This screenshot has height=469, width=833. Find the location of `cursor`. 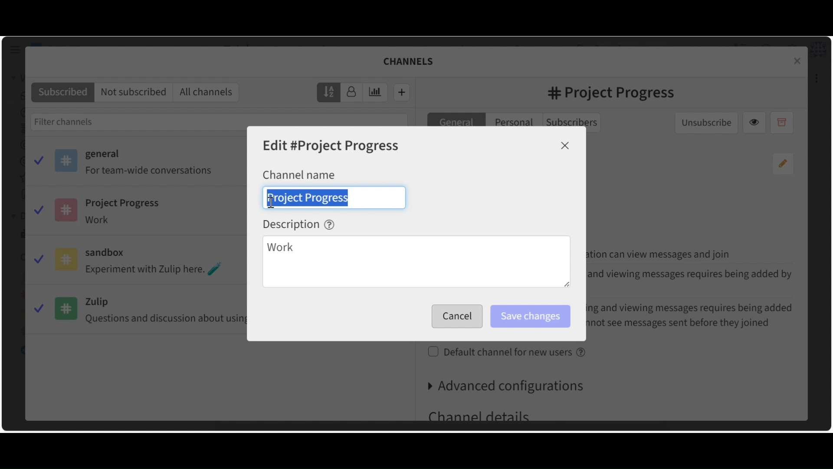

cursor is located at coordinates (271, 203).